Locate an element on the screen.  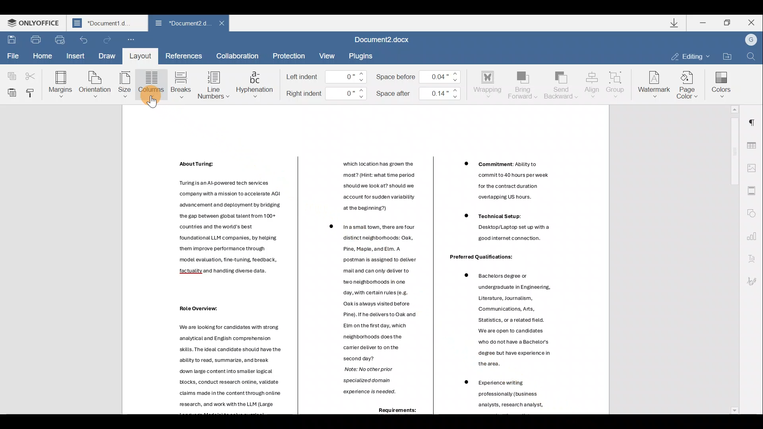
Watermark is located at coordinates (653, 83).